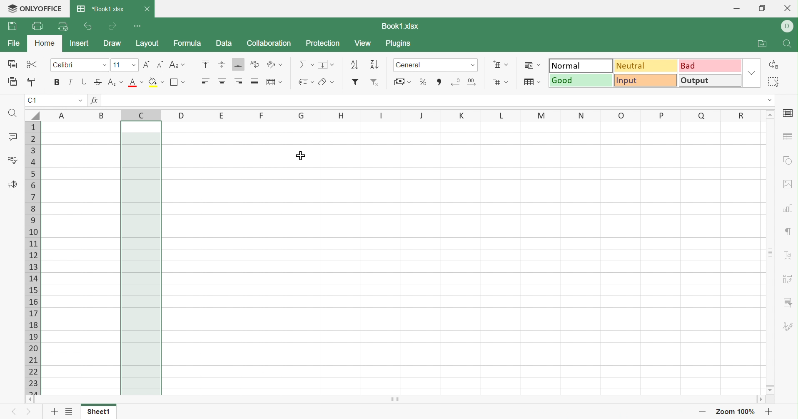 The image size is (798, 419). What do you see at coordinates (12, 25) in the screenshot?
I see `Save` at bounding box center [12, 25].